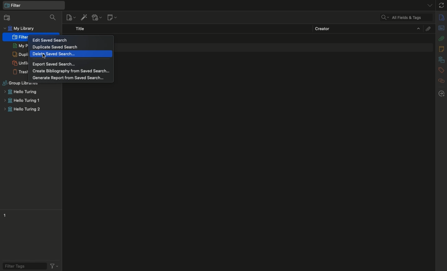 The image size is (447, 271). Describe the element at coordinates (22, 110) in the screenshot. I see `Hello turing 2` at that location.